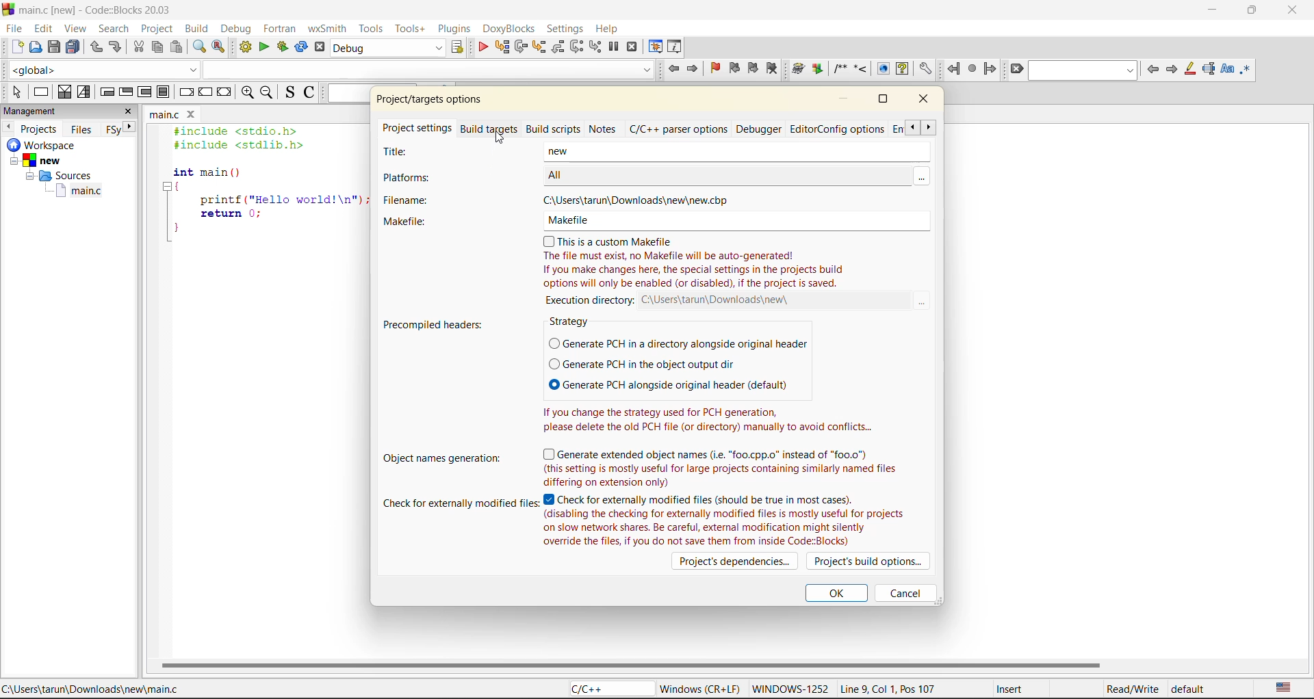  What do you see at coordinates (1255, 12) in the screenshot?
I see `maximize` at bounding box center [1255, 12].